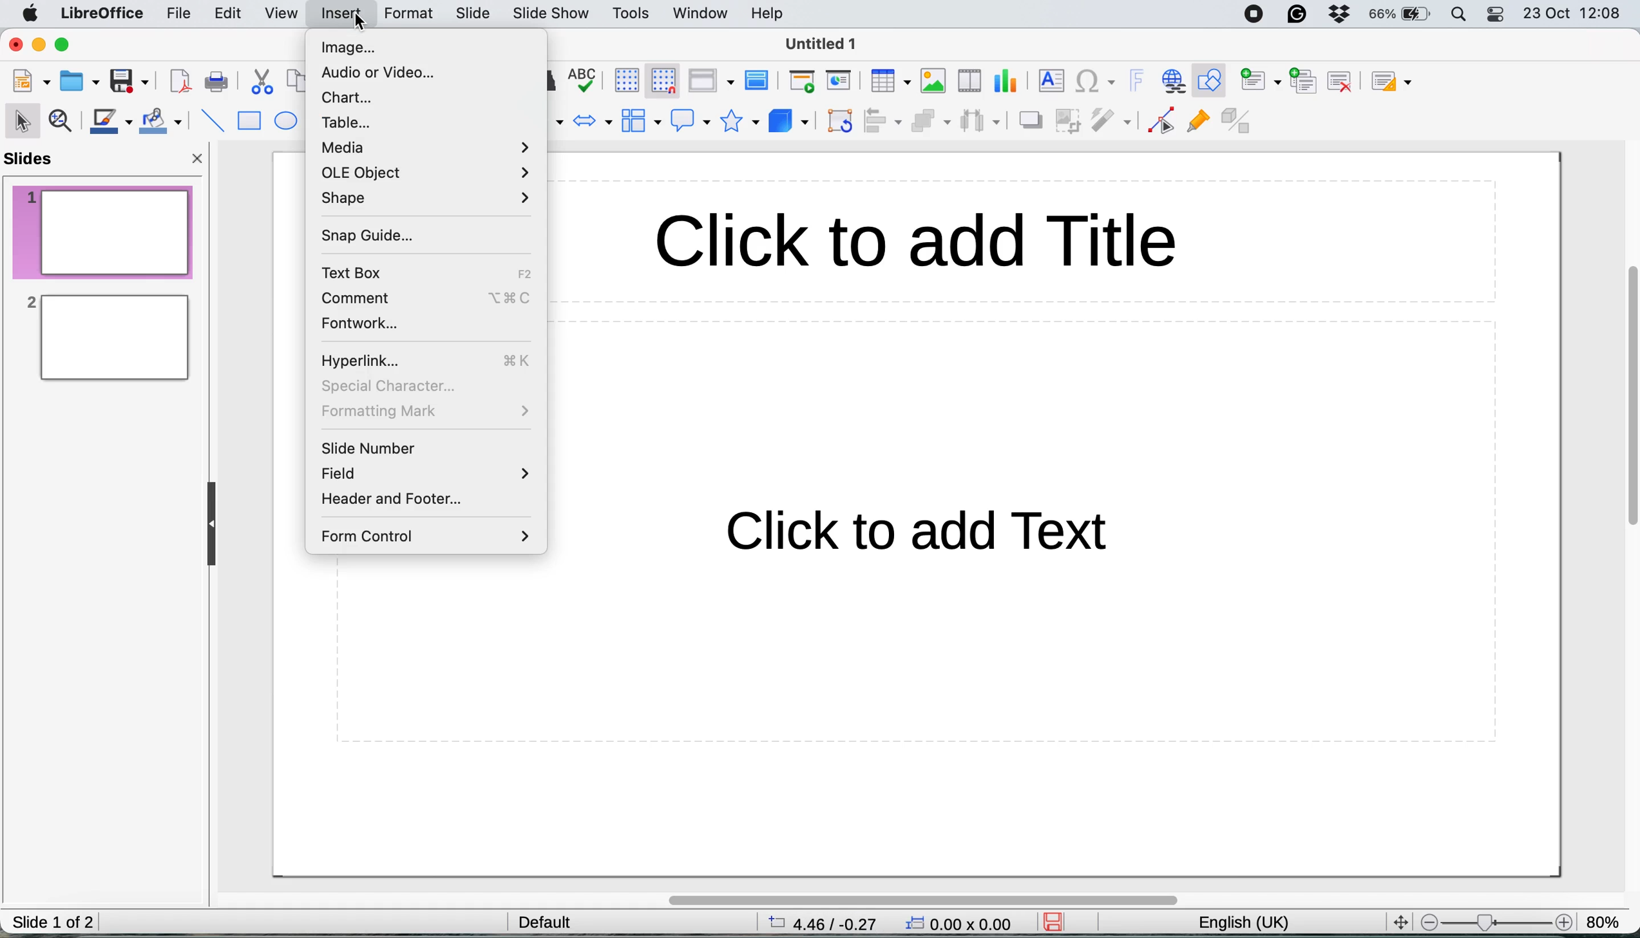 The image size is (1640, 938). What do you see at coordinates (553, 15) in the screenshot?
I see `slide show` at bounding box center [553, 15].